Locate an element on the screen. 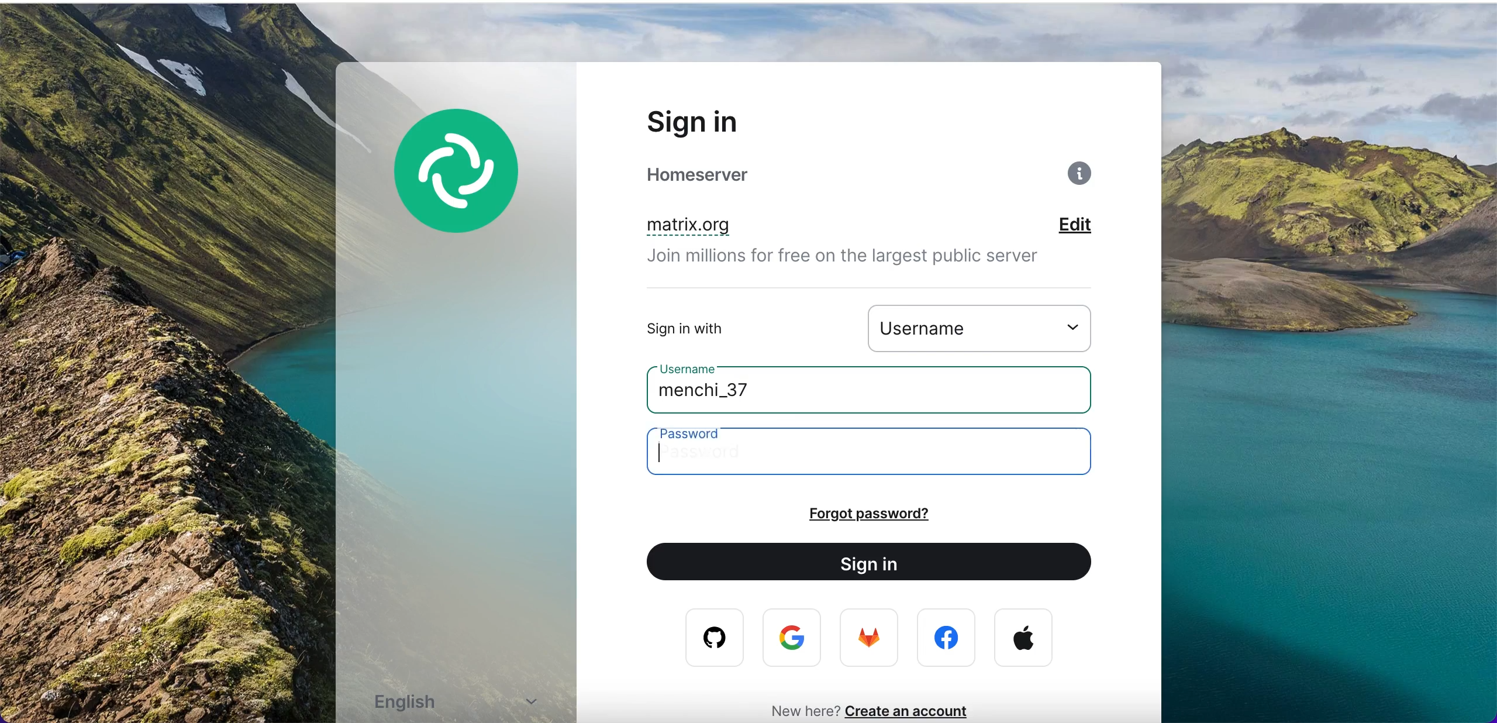 This screenshot has width=1497, height=723. new here? is located at coordinates (798, 710).